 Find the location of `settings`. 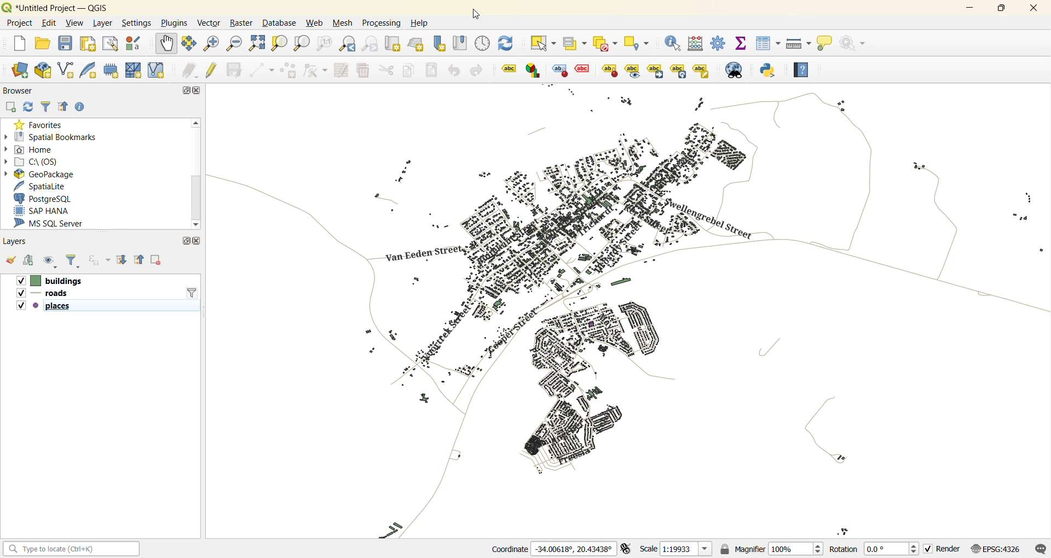

settings is located at coordinates (137, 24).